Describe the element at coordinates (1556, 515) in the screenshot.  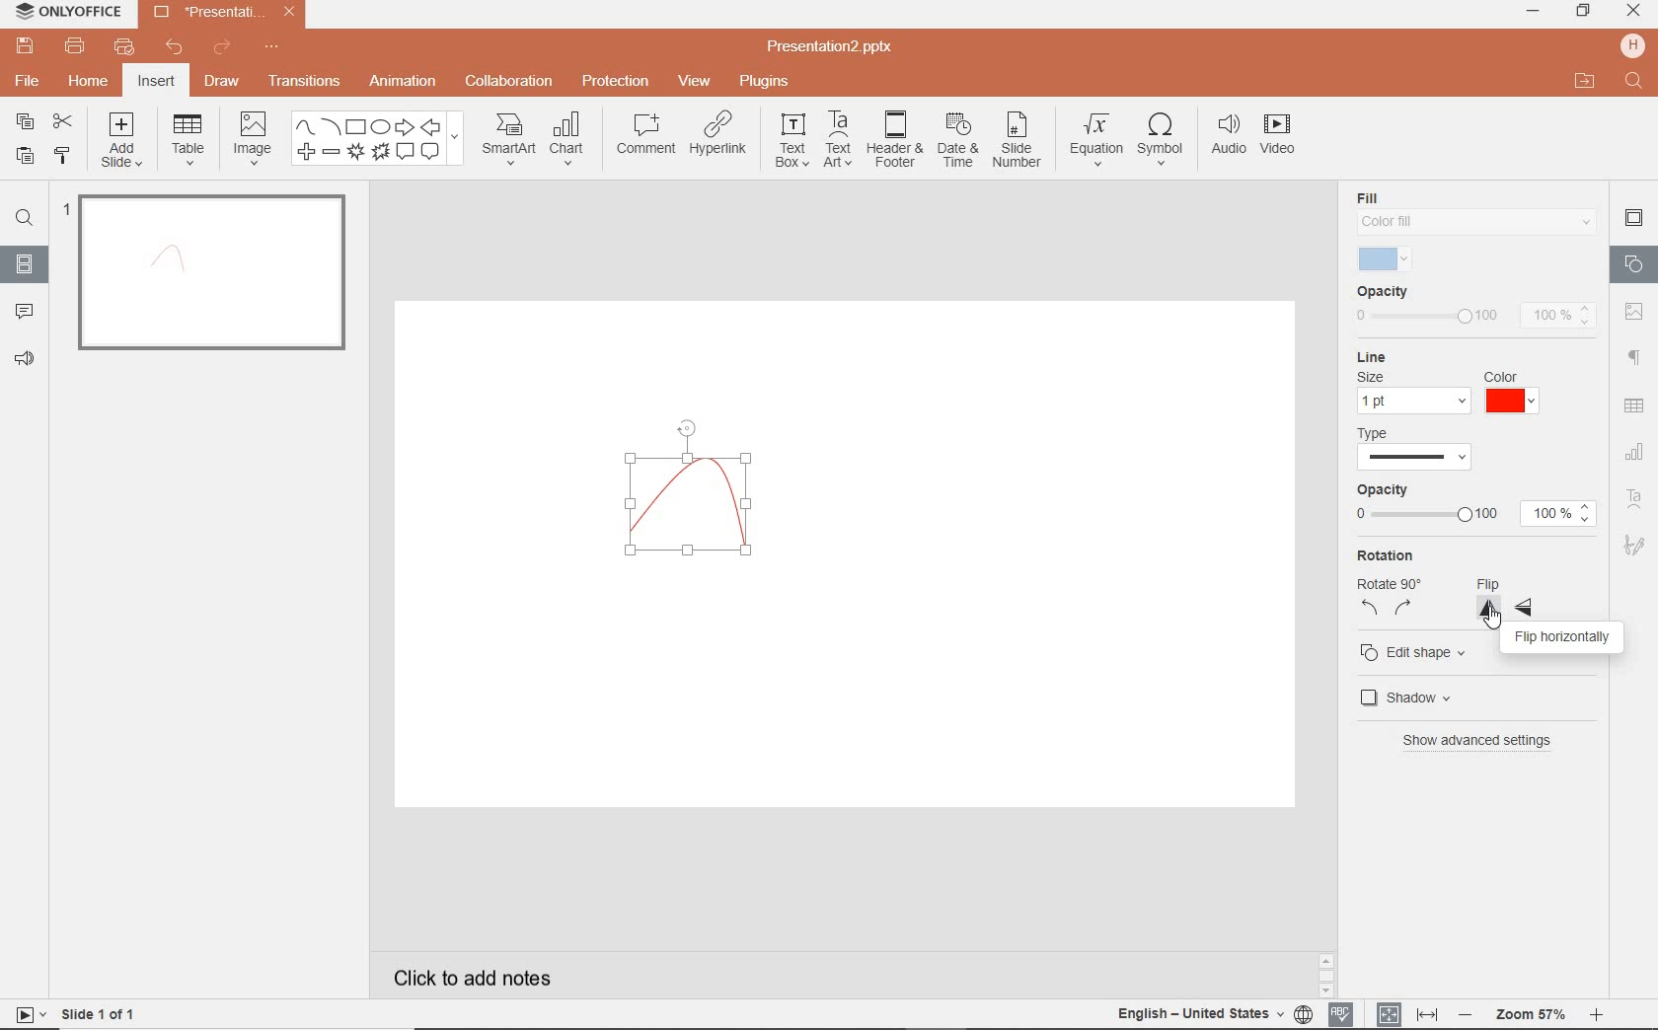
I see `100%` at that location.